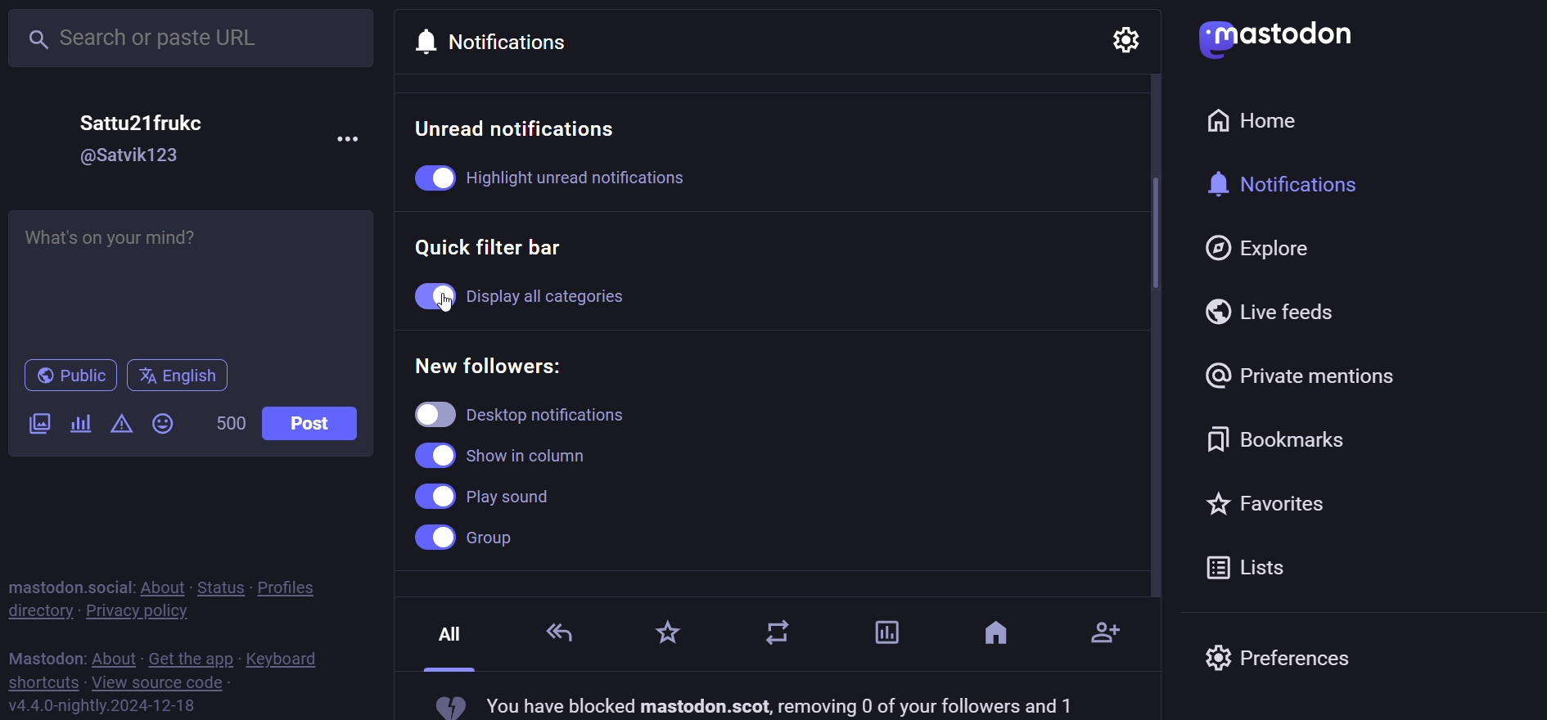  Describe the element at coordinates (45, 655) in the screenshot. I see `mastodon` at that location.